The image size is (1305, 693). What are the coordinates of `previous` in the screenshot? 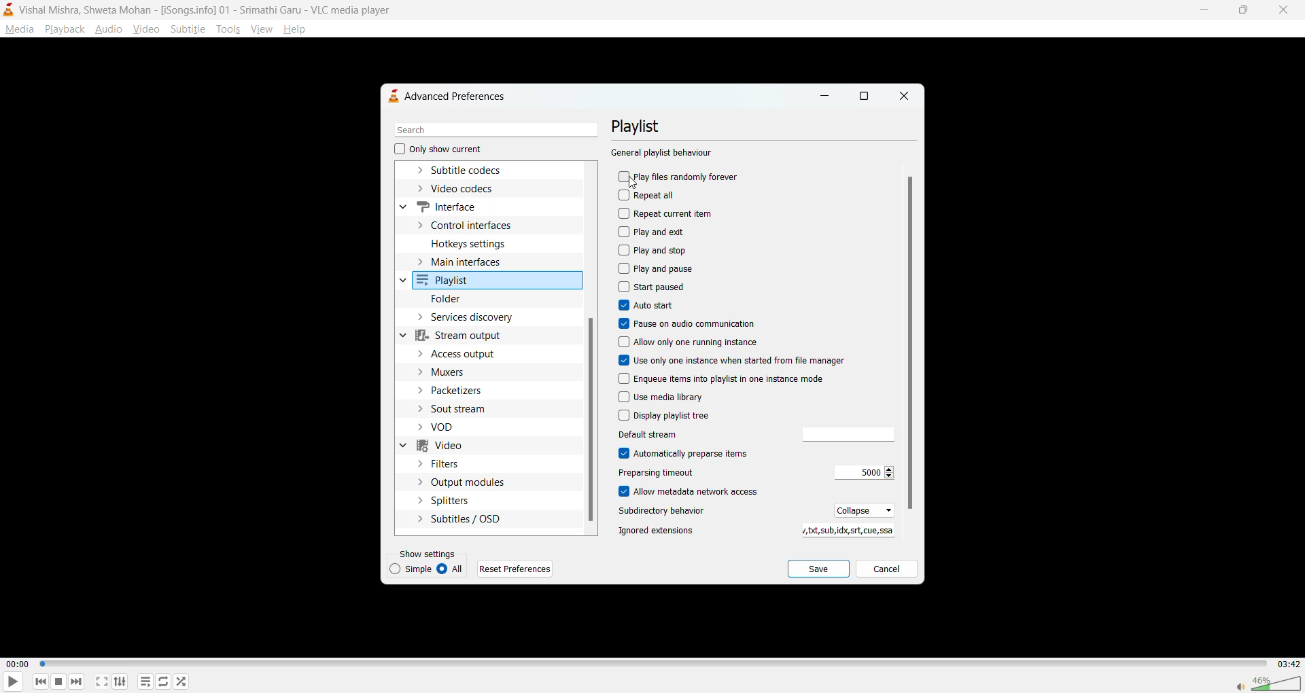 It's located at (41, 681).